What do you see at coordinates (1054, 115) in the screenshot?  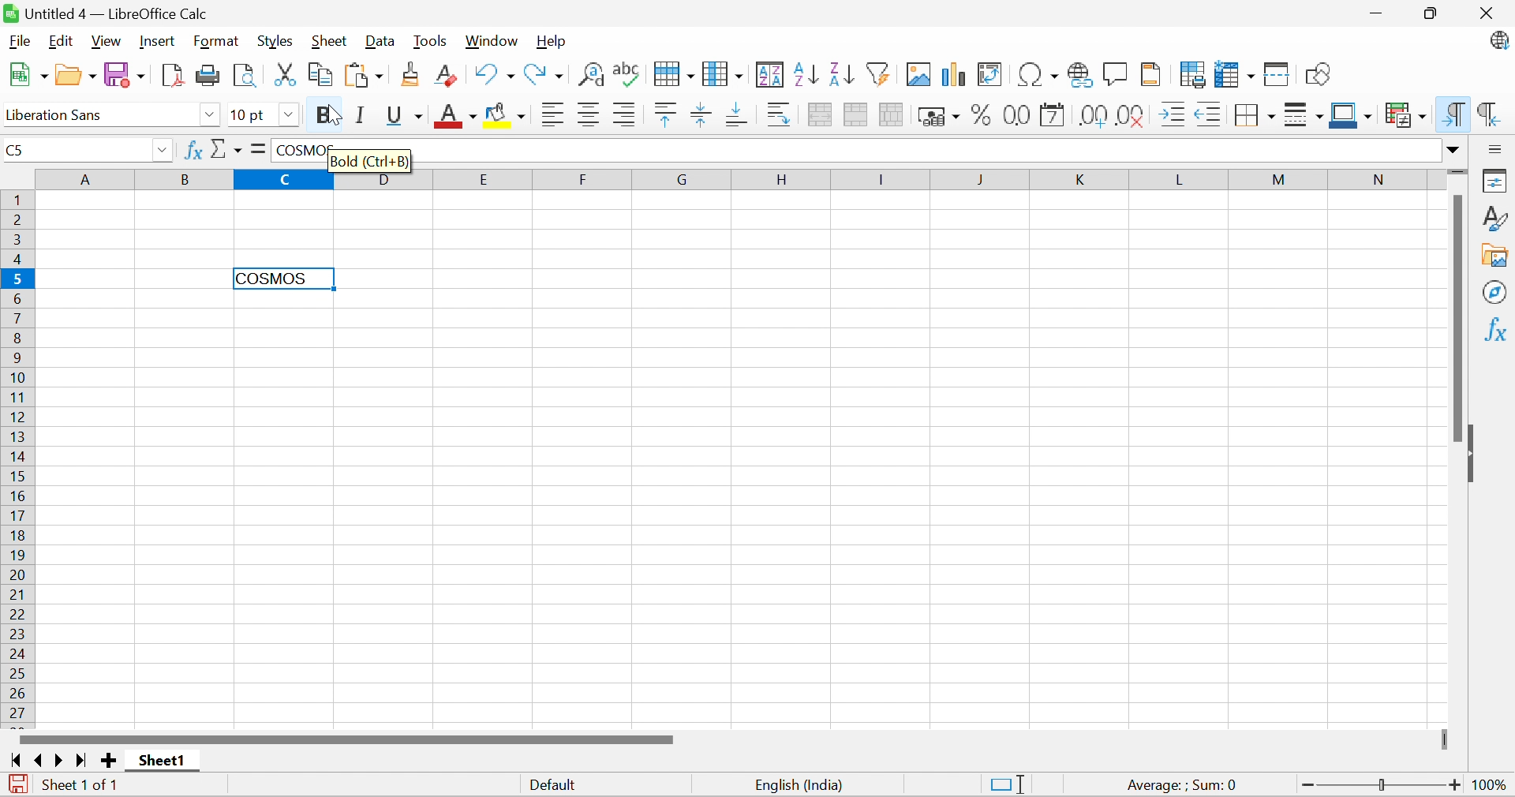 I see `Format as Date` at bounding box center [1054, 115].